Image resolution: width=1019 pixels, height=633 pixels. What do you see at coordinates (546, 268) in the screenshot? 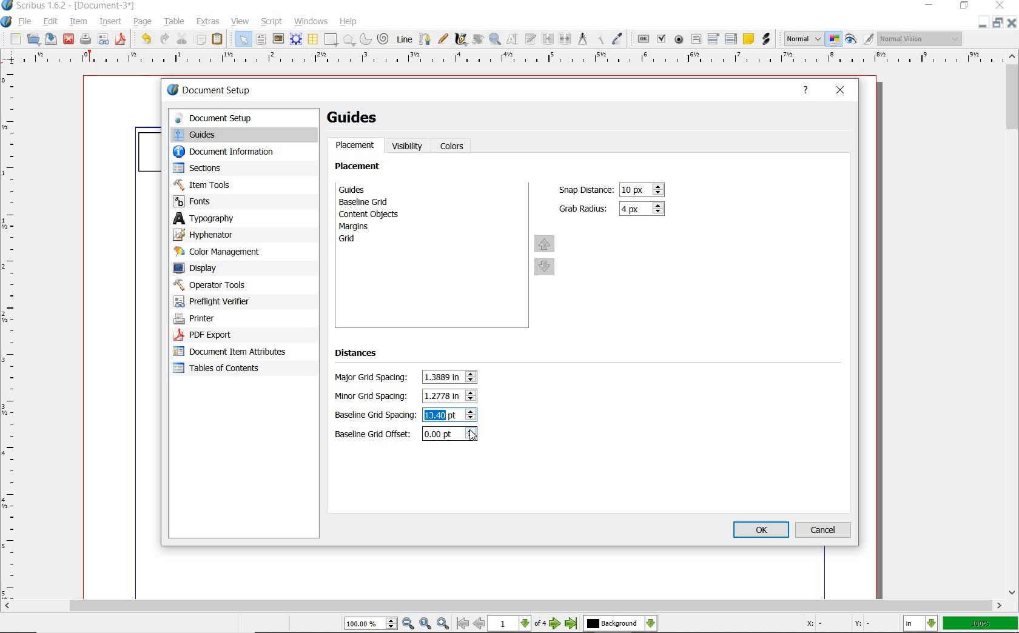
I see `move down` at bounding box center [546, 268].